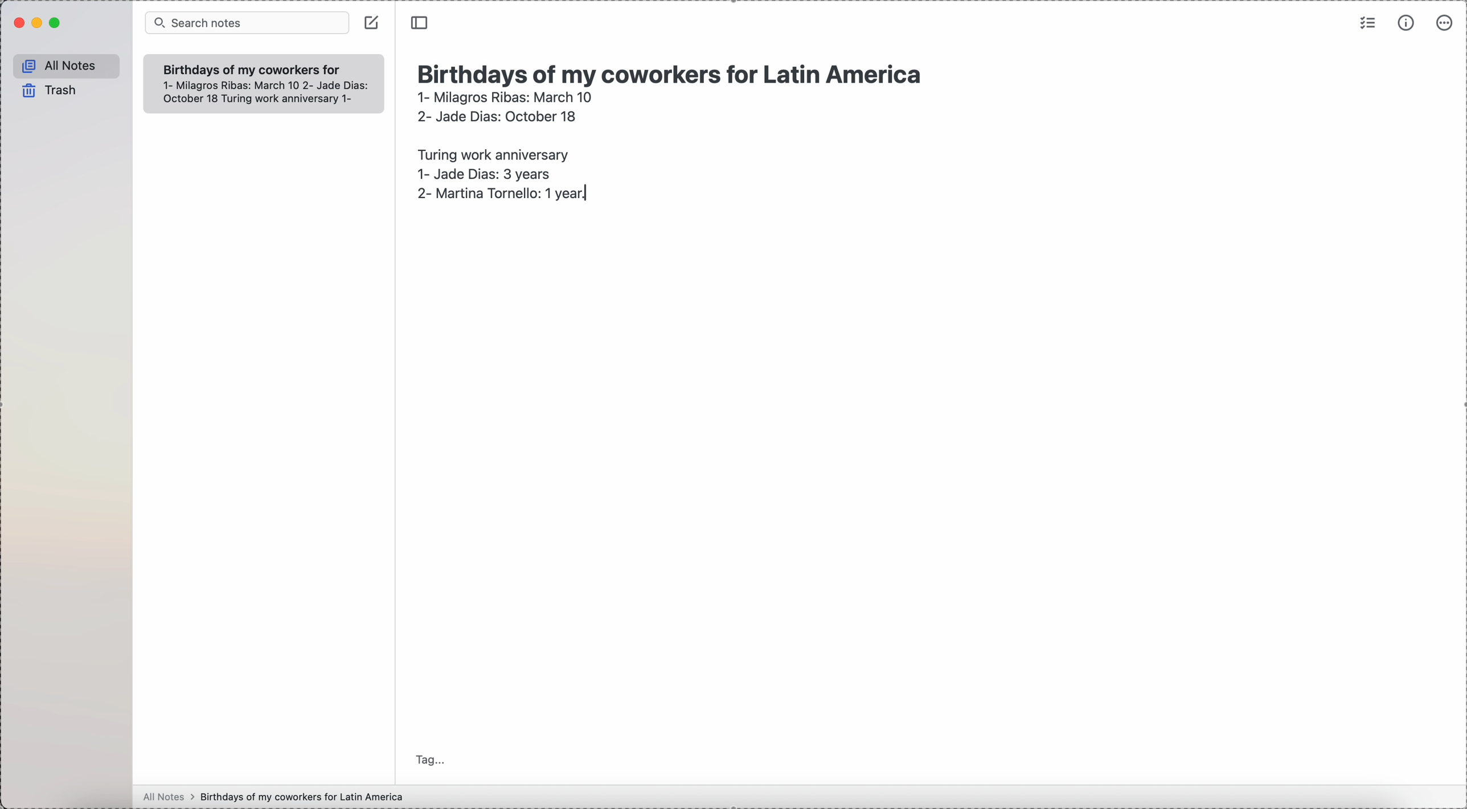 This screenshot has height=809, width=1467. I want to click on create note, so click(371, 22).